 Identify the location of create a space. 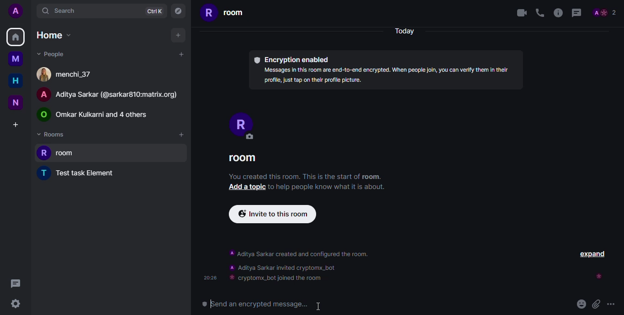
(16, 124).